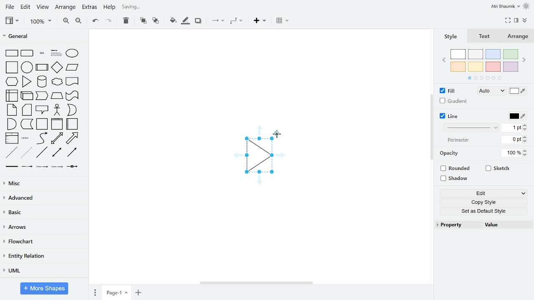 This screenshot has height=300, width=534. I want to click on appearence, so click(527, 6).